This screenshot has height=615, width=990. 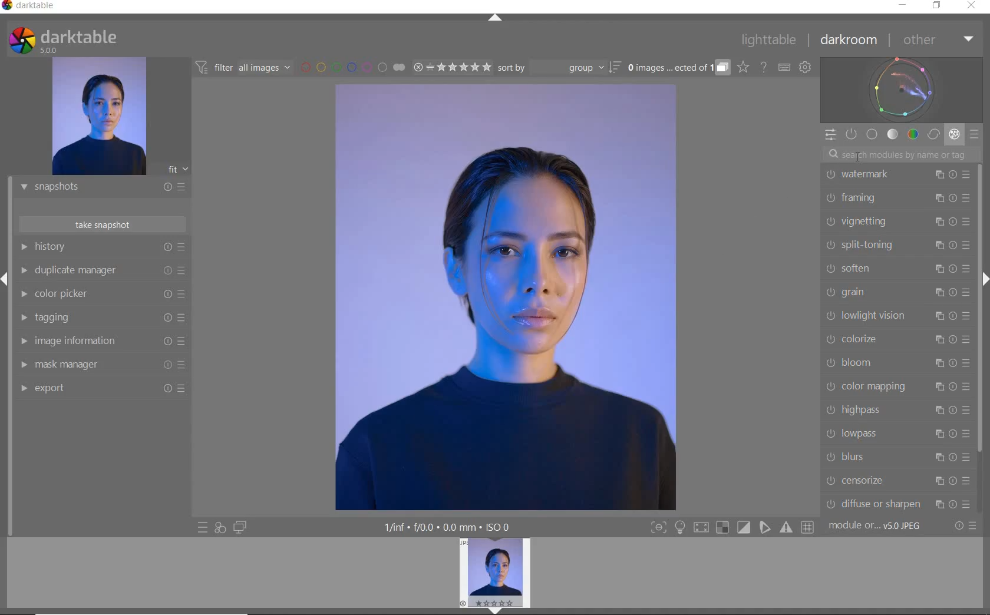 What do you see at coordinates (893, 134) in the screenshot?
I see `TONE` at bounding box center [893, 134].